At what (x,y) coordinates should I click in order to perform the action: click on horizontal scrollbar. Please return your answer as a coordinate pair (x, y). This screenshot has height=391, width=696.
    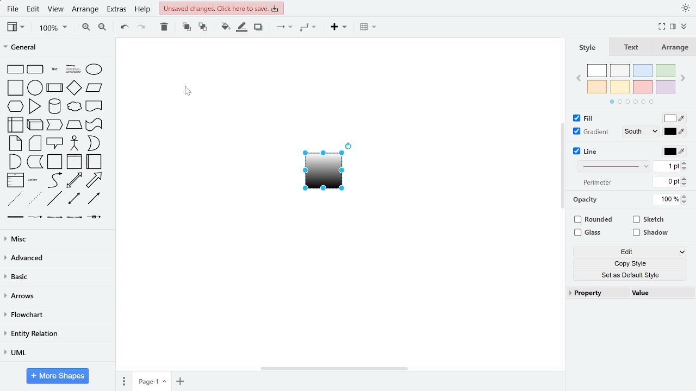
    Looking at the image, I should click on (334, 368).